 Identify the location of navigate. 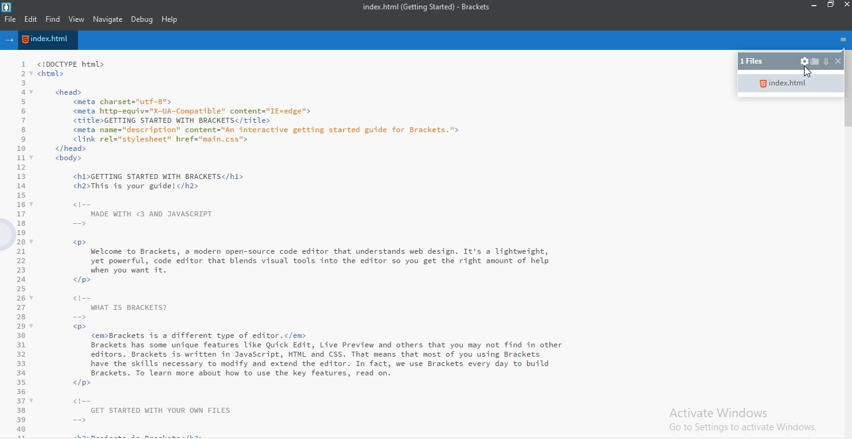
(109, 19).